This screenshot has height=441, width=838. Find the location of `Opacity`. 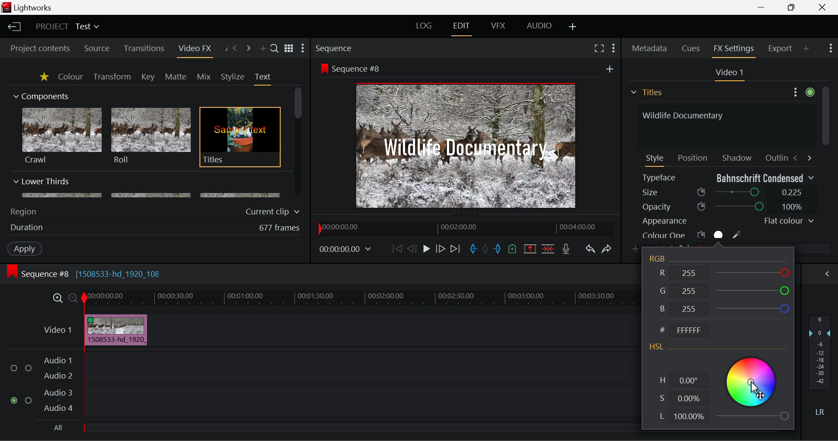

Opacity is located at coordinates (728, 207).